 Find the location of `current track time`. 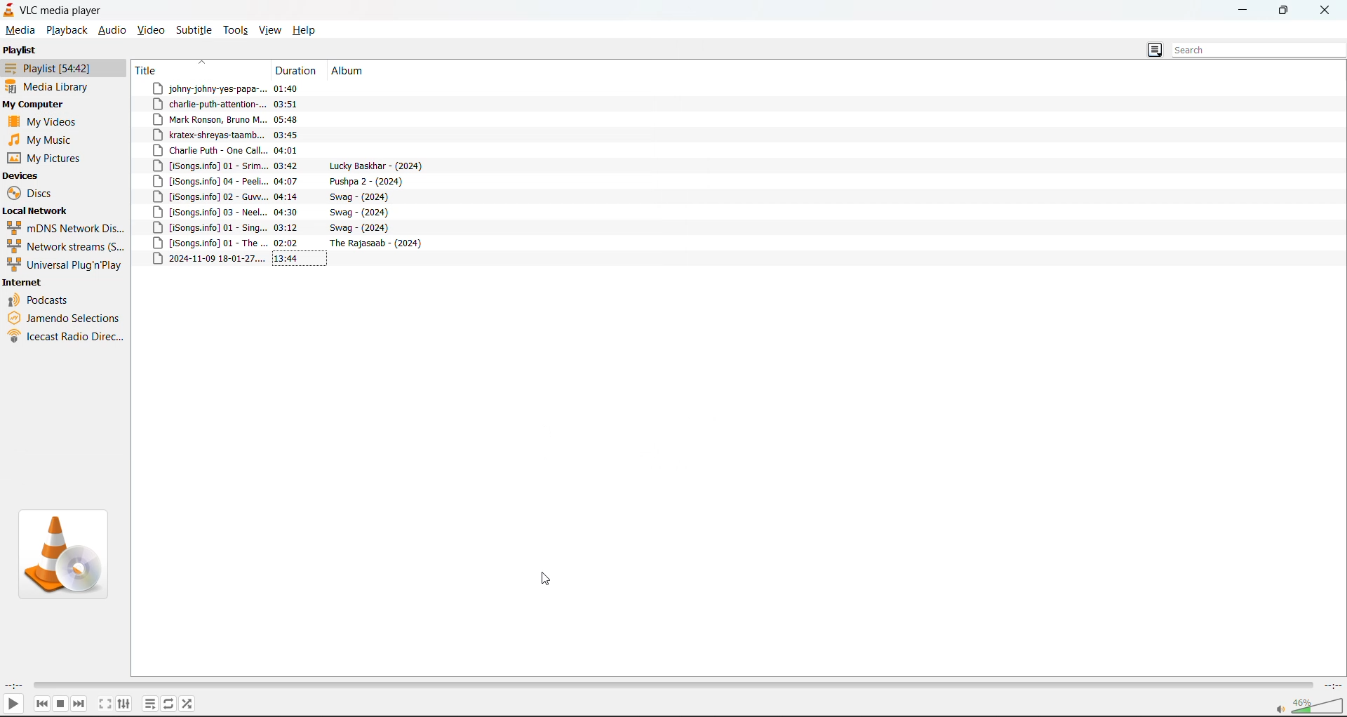

current track time is located at coordinates (14, 685).